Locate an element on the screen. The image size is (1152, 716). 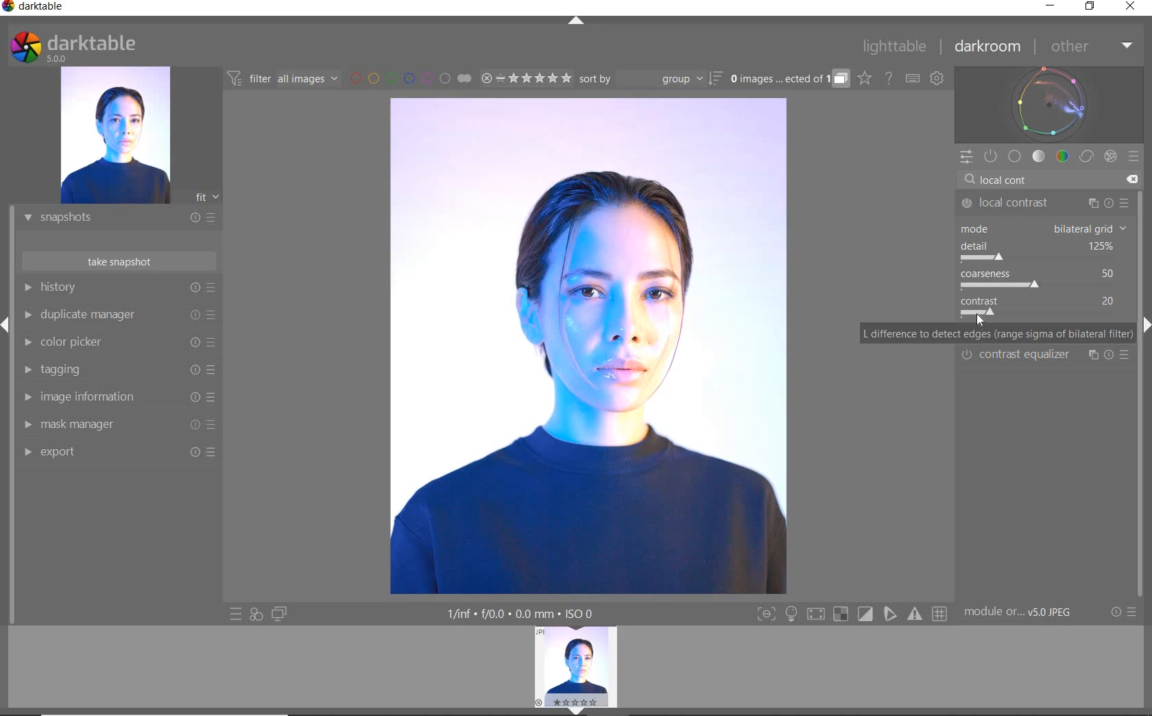
IMAGE INFORMATION is located at coordinates (115, 401).